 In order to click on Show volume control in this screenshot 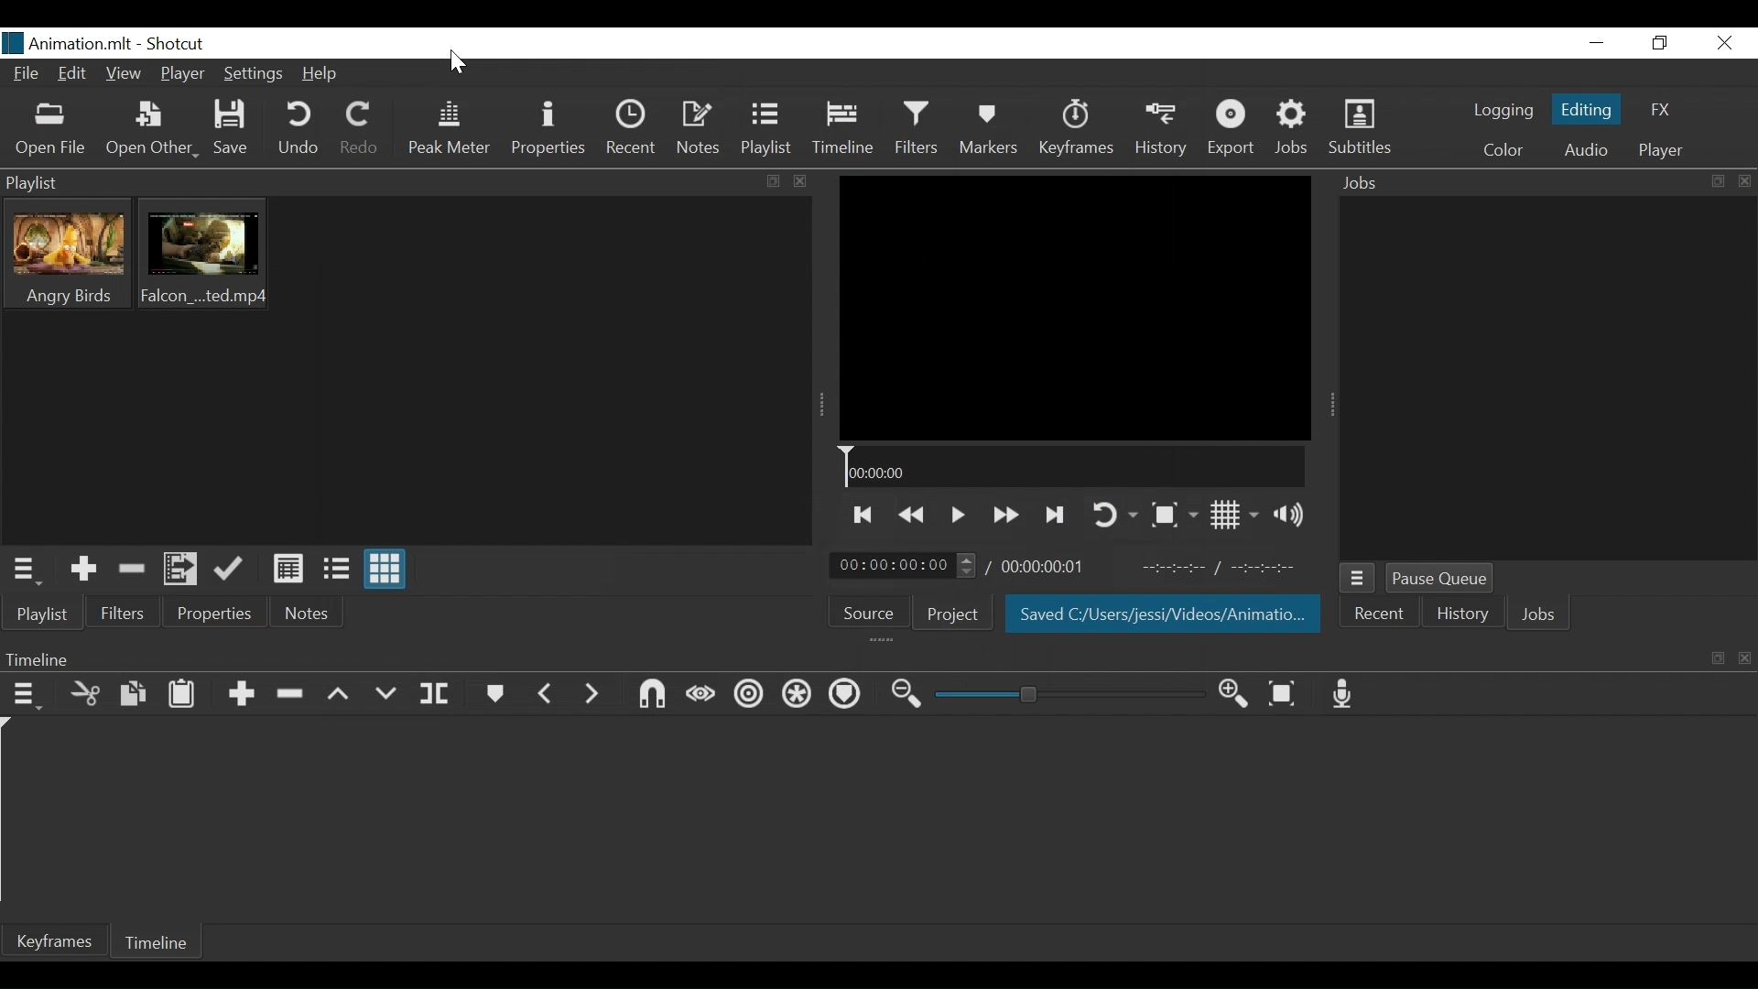, I will do `click(1294, 516)`.